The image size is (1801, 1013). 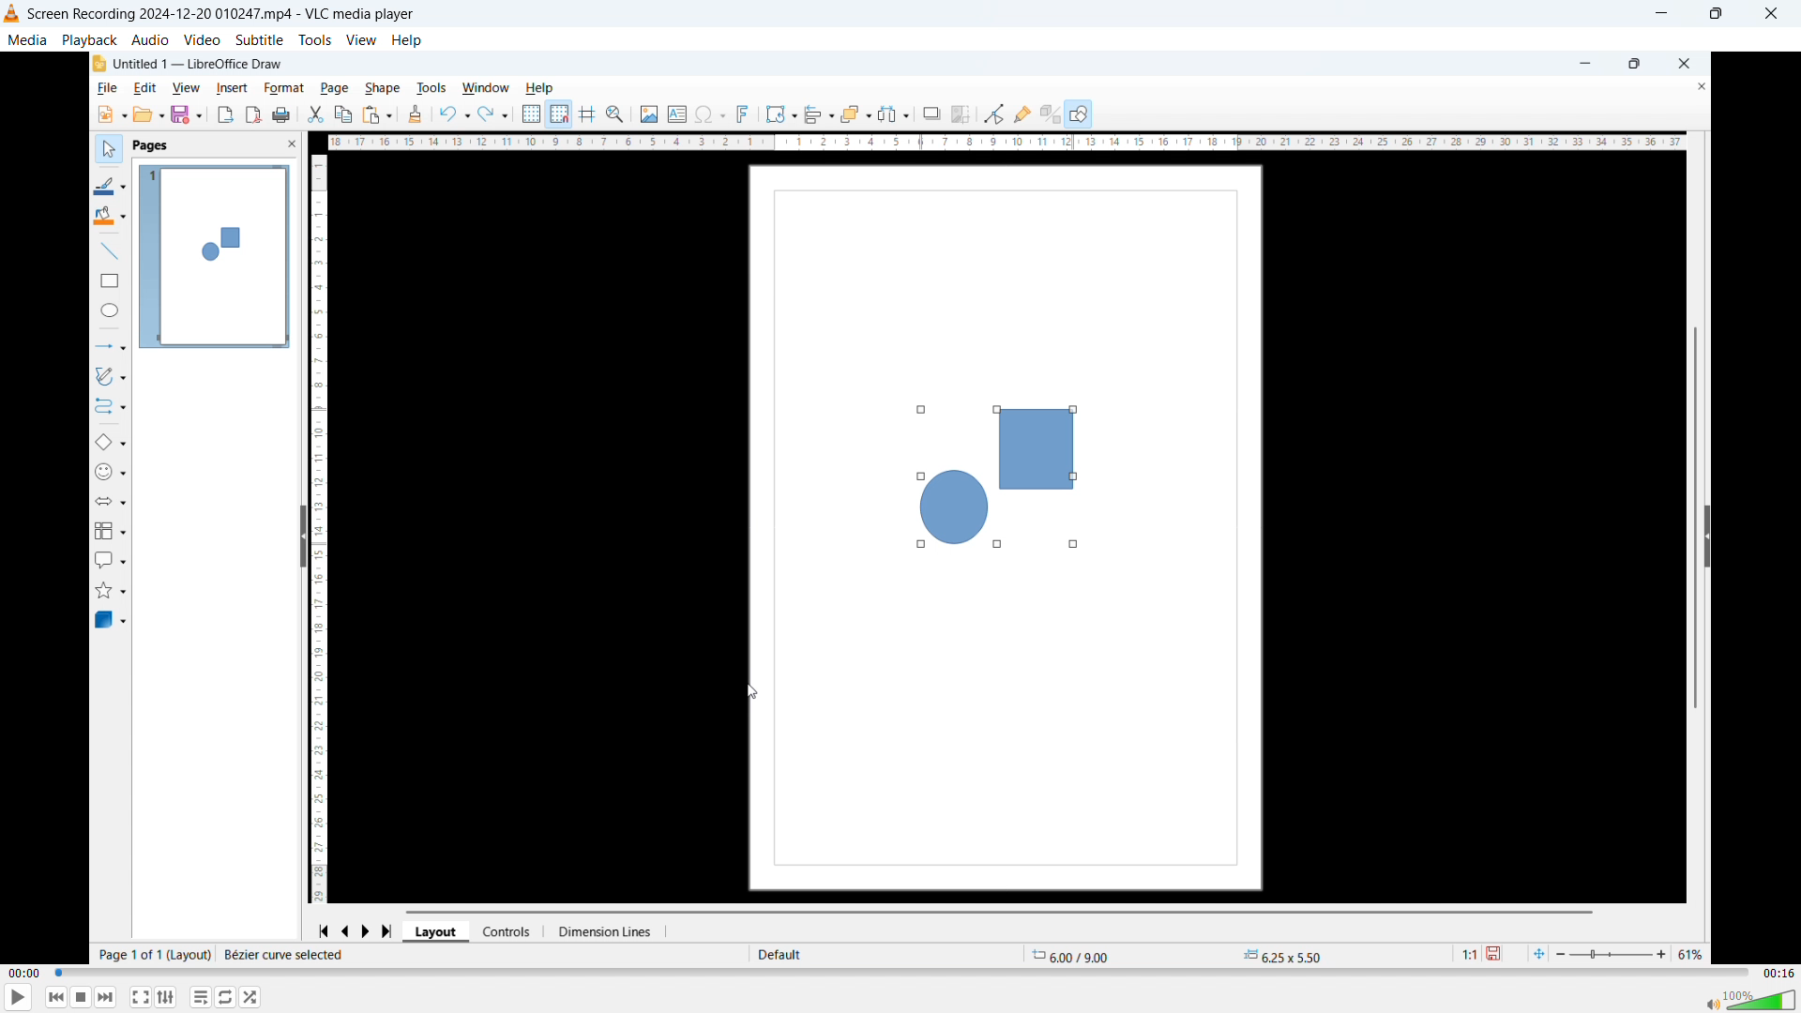 I want to click on Show advanced settings , so click(x=165, y=997).